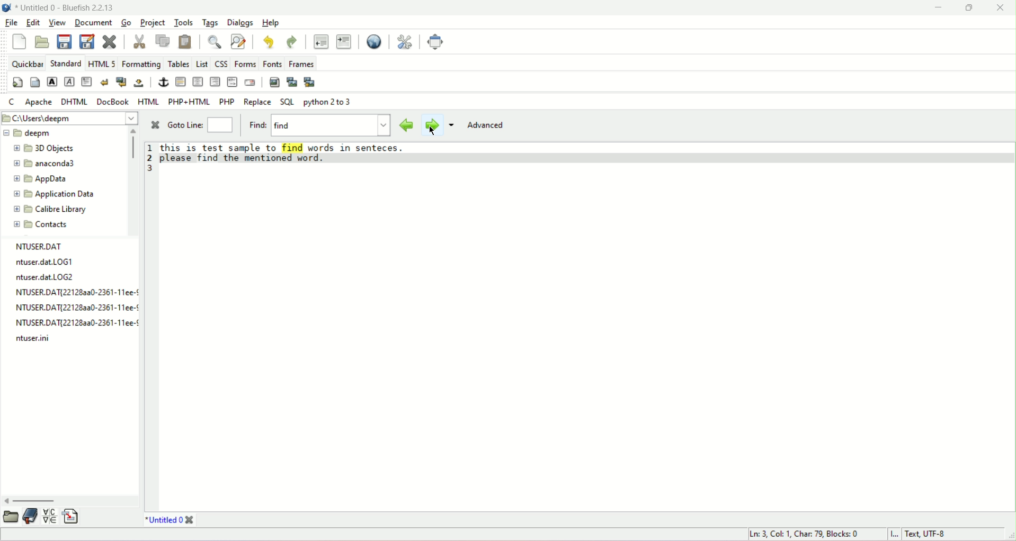 This screenshot has height=541, width=1016. I want to click on horizontal scroll bar, so click(34, 501).